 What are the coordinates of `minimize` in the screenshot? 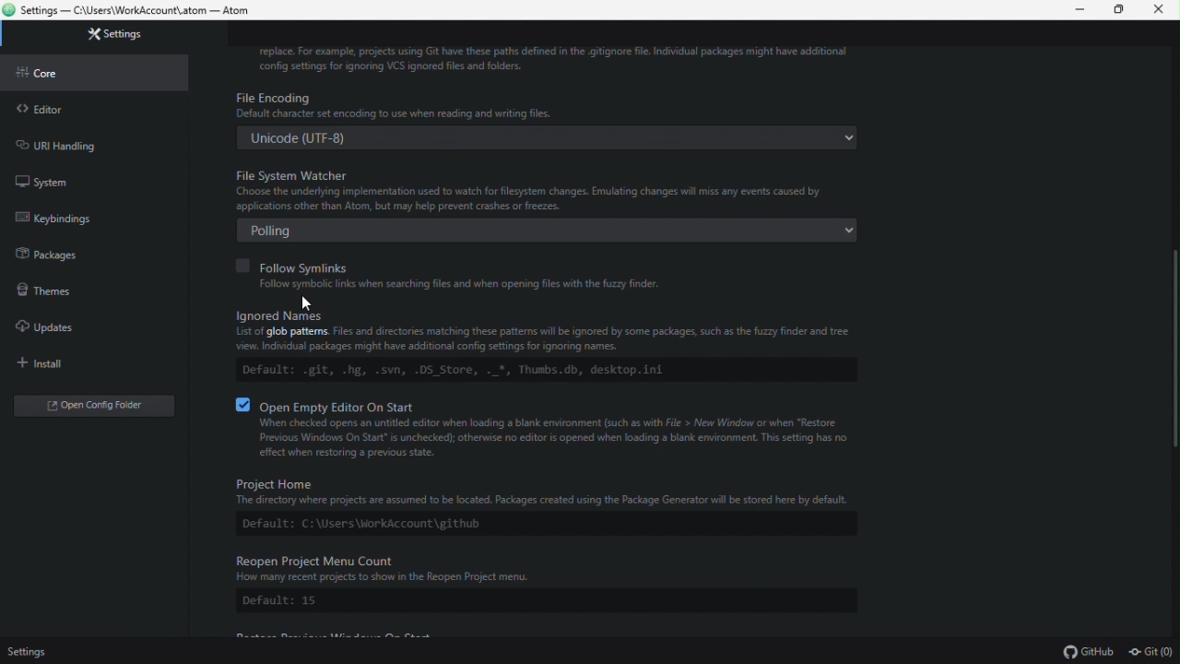 It's located at (1084, 10).